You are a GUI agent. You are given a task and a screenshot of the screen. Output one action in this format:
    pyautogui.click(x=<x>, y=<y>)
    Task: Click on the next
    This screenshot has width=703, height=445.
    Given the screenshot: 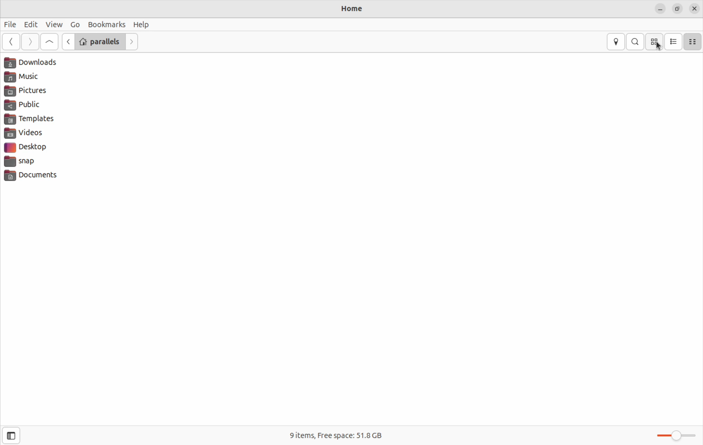 What is the action you would take?
    pyautogui.click(x=29, y=42)
    